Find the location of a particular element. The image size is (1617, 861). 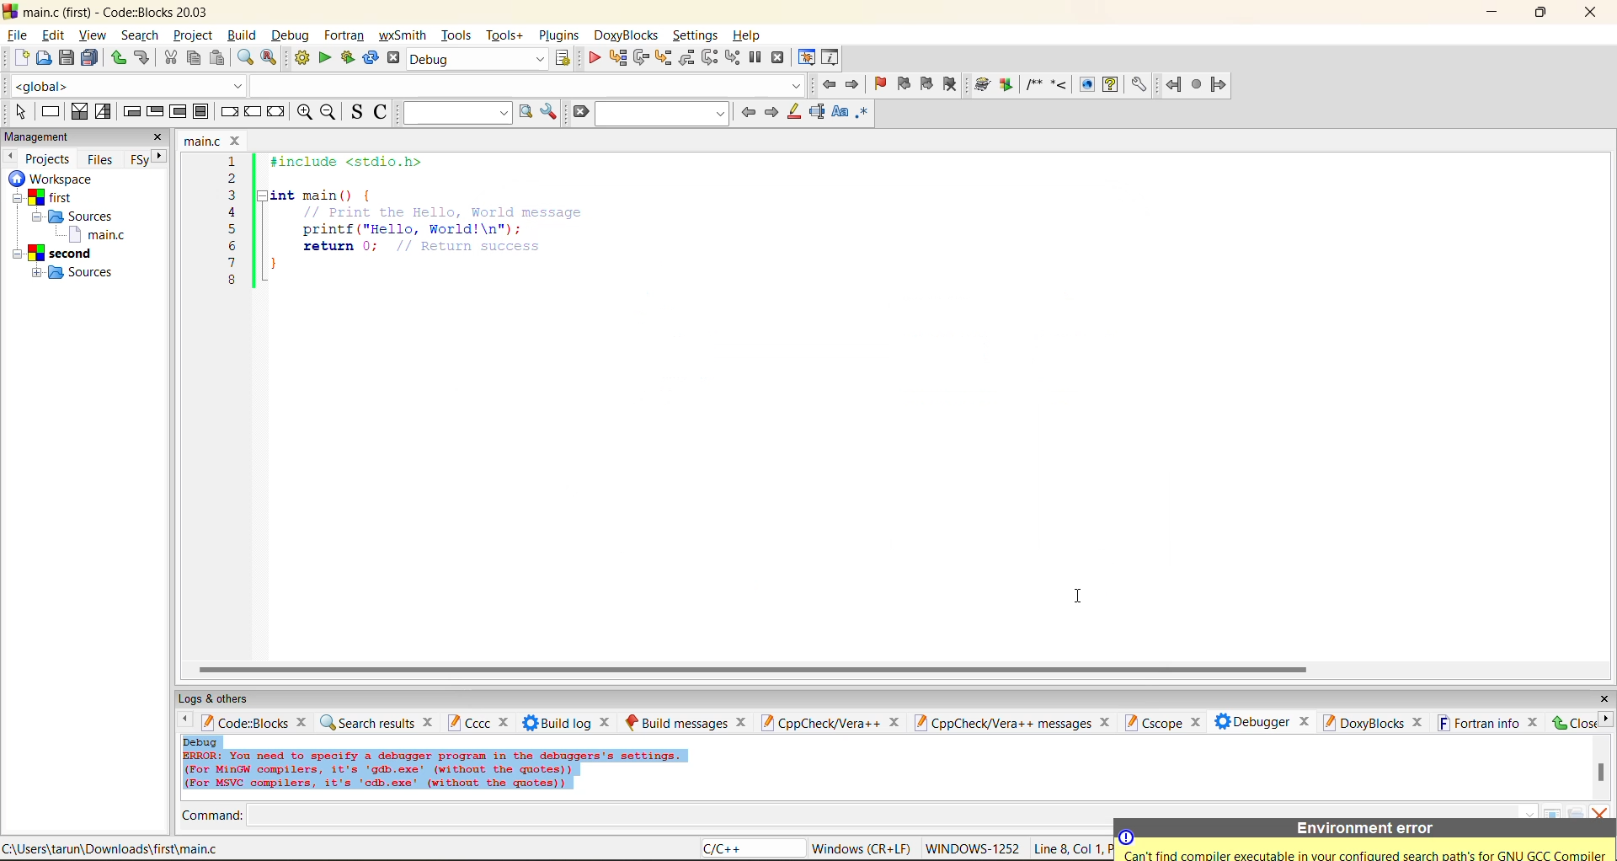

various info is located at coordinates (831, 58).